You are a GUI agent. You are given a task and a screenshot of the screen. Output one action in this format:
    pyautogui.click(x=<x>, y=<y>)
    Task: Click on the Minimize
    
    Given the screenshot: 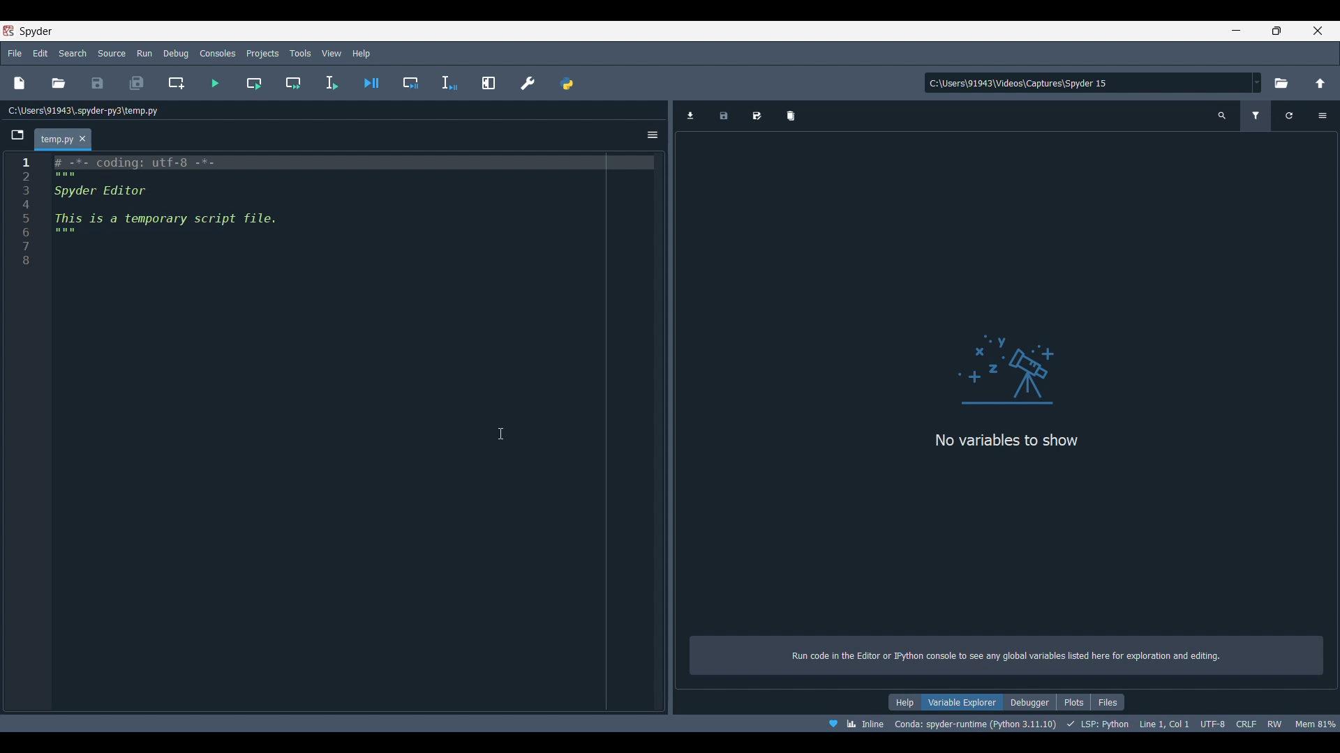 What is the action you would take?
    pyautogui.click(x=1237, y=30)
    